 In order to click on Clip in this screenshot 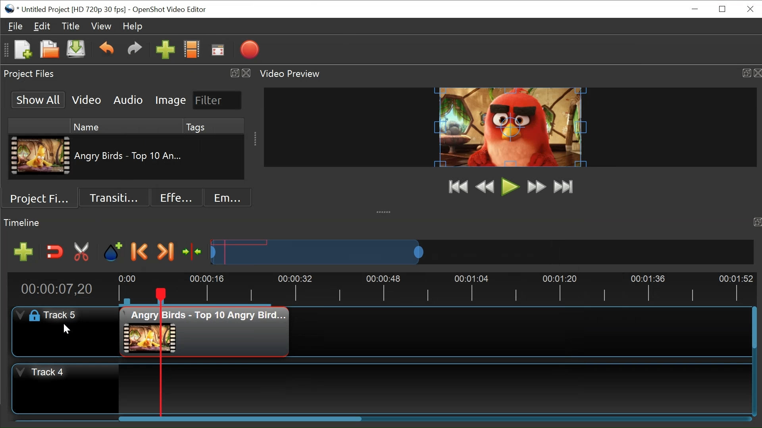, I will do `click(39, 156)`.